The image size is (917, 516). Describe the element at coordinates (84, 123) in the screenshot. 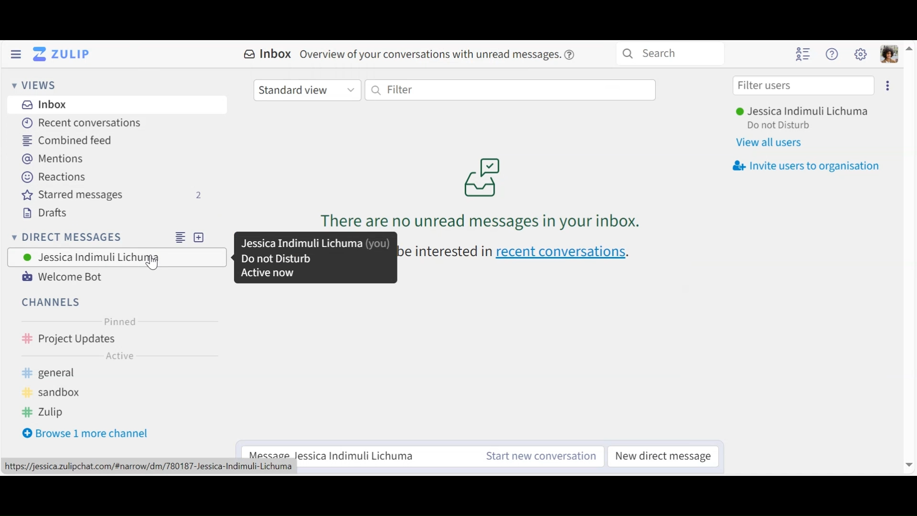

I see `Recent conversations` at that location.